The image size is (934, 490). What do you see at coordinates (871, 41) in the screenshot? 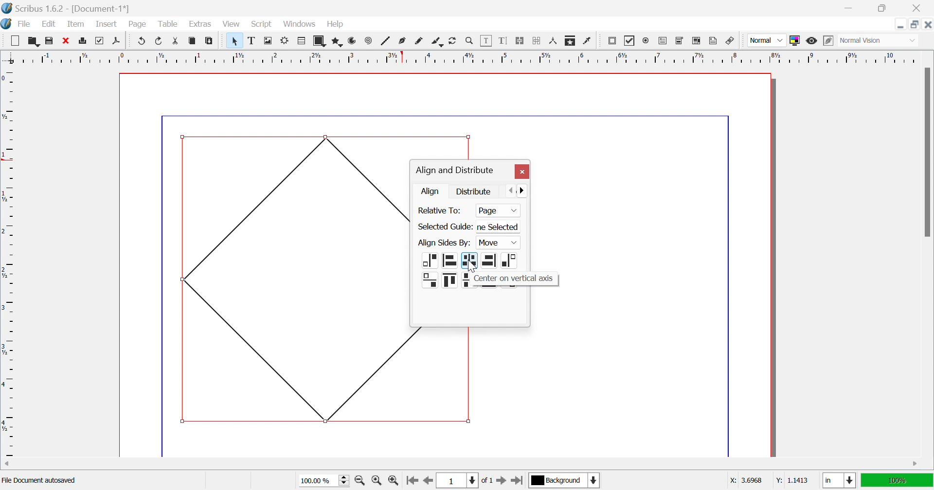
I see `normal vision` at bounding box center [871, 41].